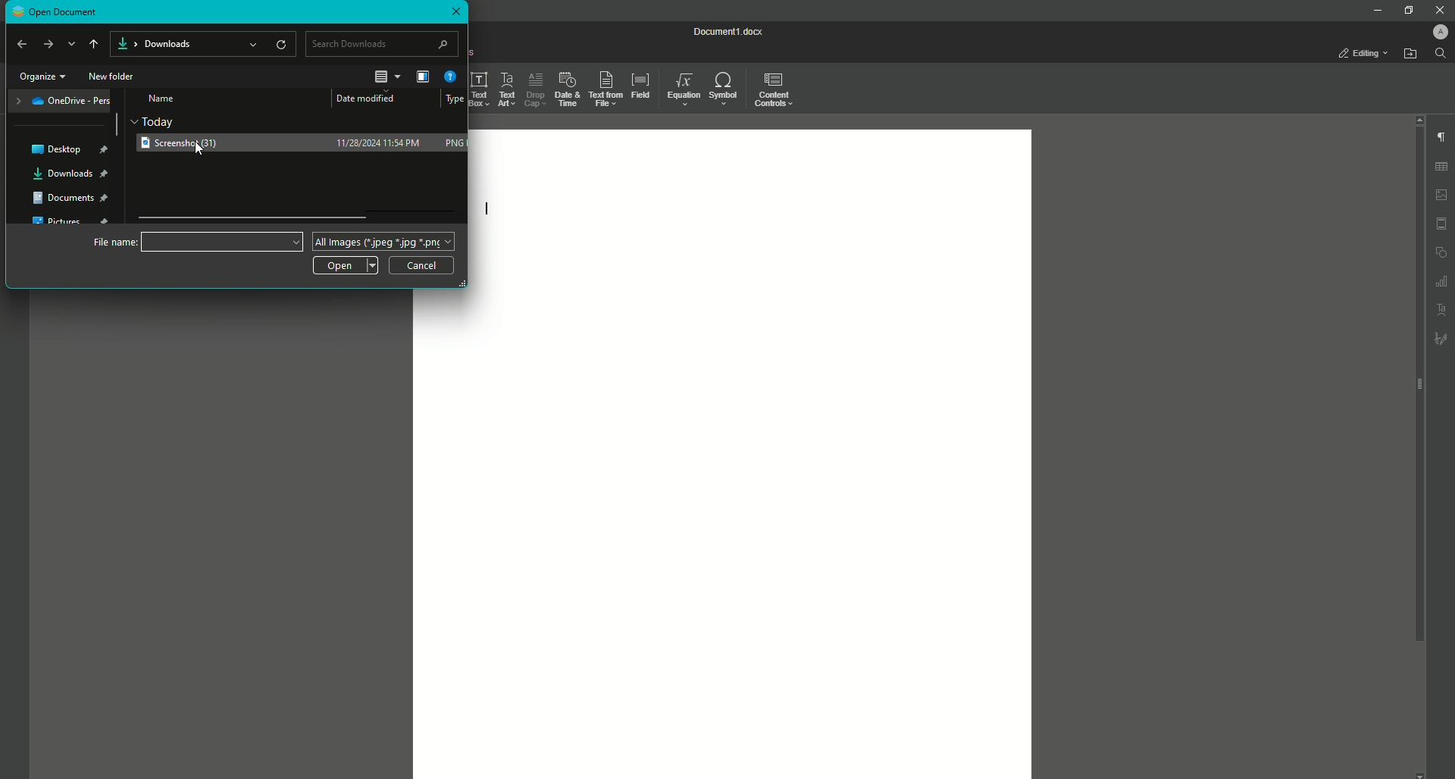 Image resolution: width=1455 pixels, height=779 pixels. What do you see at coordinates (1441, 252) in the screenshot?
I see `Shape Settings` at bounding box center [1441, 252].